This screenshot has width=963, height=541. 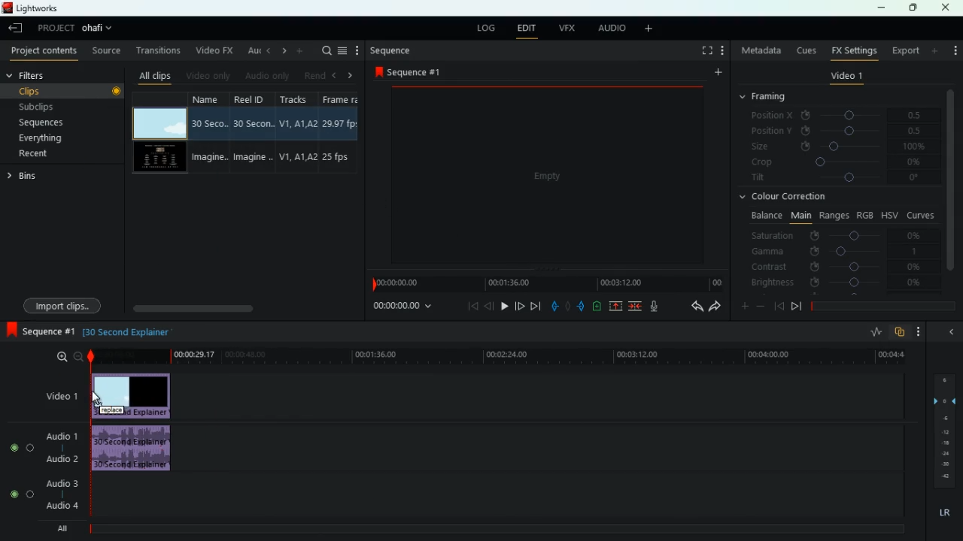 What do you see at coordinates (843, 130) in the screenshot?
I see `position y` at bounding box center [843, 130].